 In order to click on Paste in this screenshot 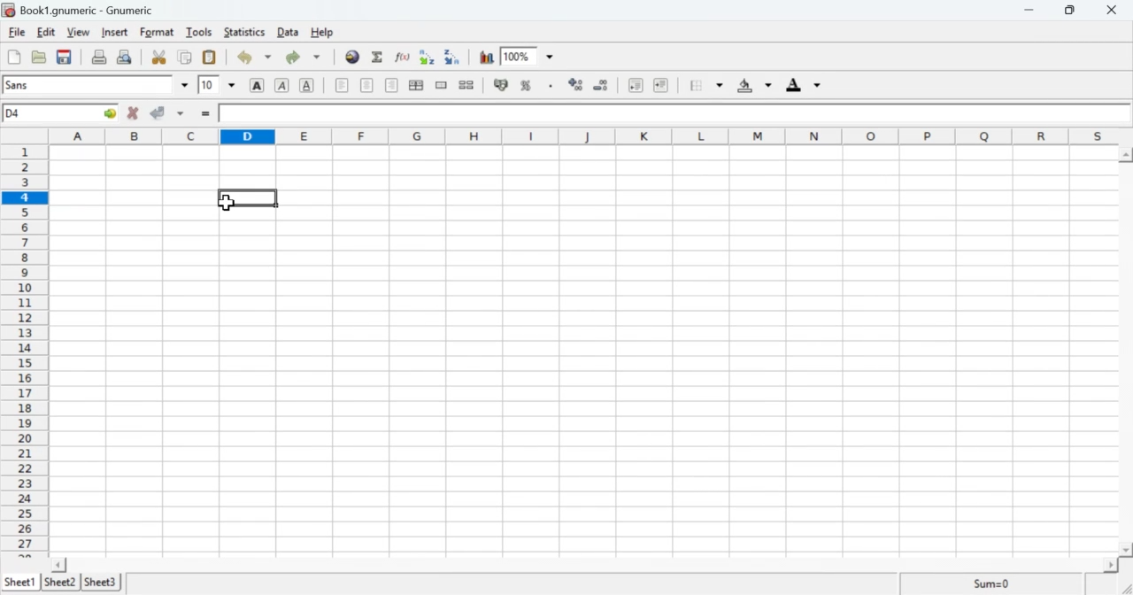, I will do `click(209, 58)`.